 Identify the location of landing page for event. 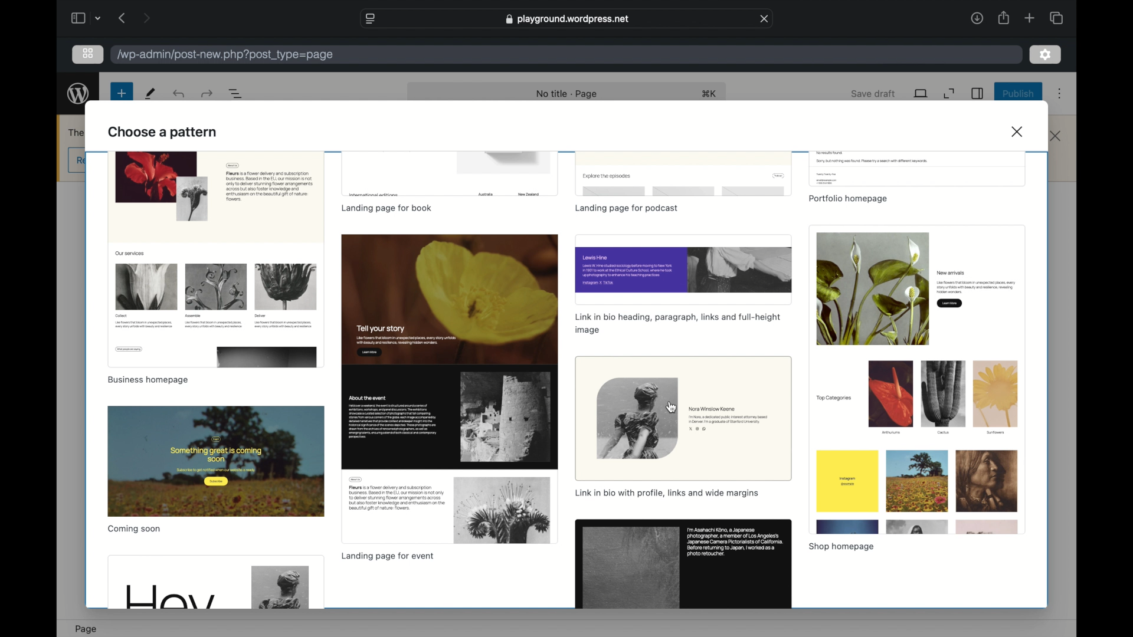
(387, 557).